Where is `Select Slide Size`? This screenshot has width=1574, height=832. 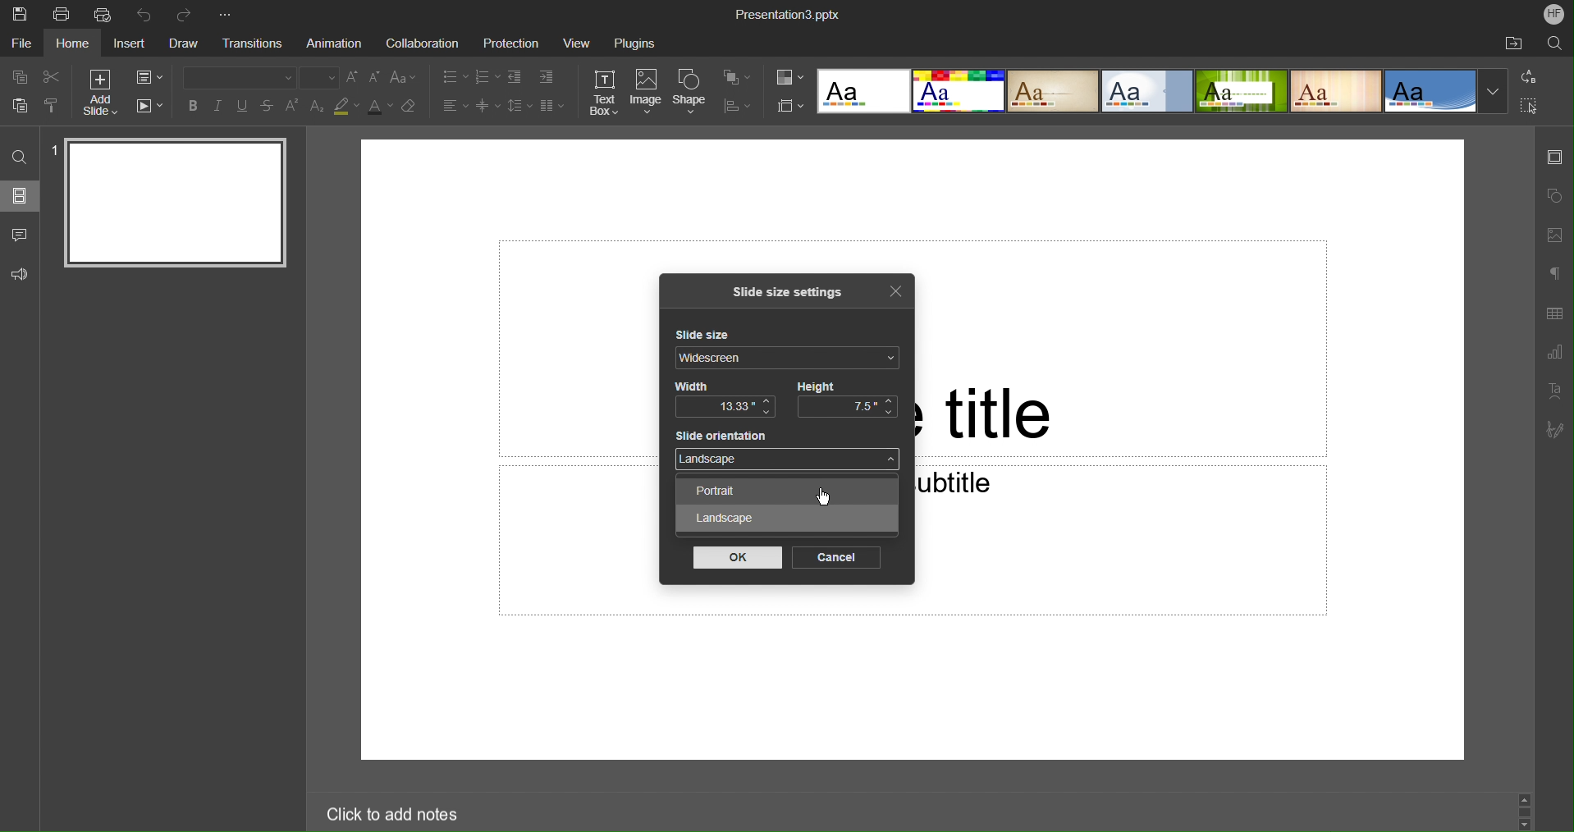
Select Slide Size is located at coordinates (790, 106).